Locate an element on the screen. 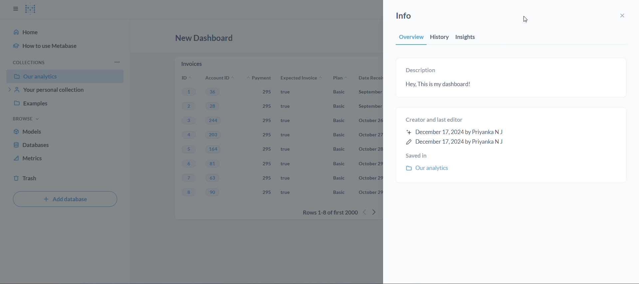  our analytics is located at coordinates (430, 168).